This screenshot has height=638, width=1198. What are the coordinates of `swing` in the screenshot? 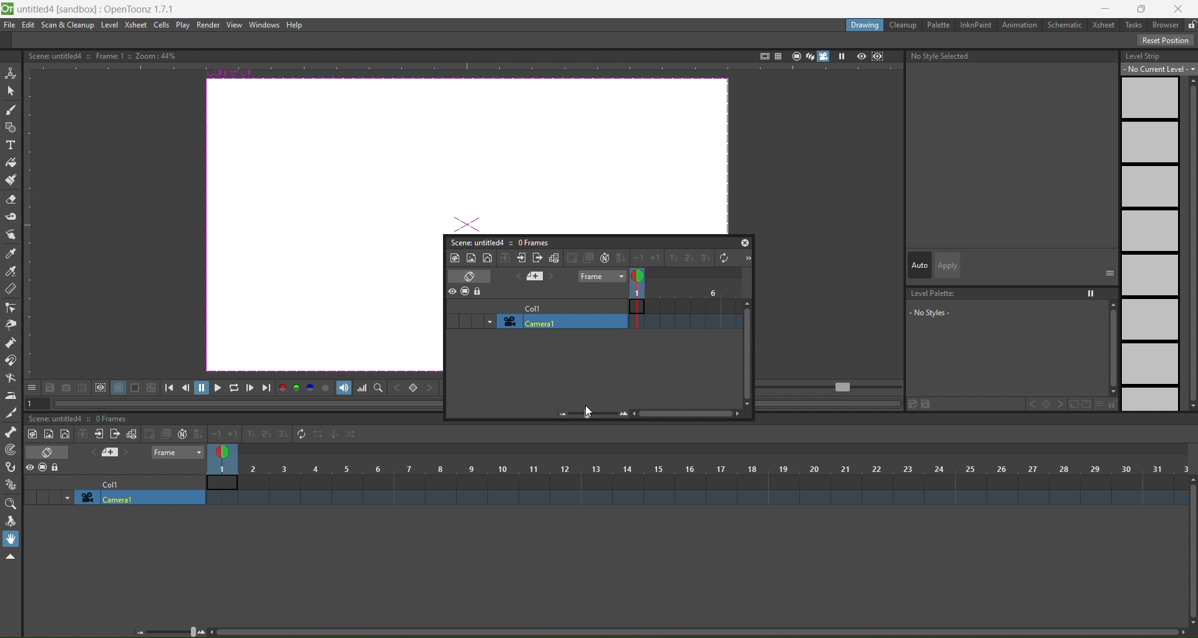 It's located at (334, 436).